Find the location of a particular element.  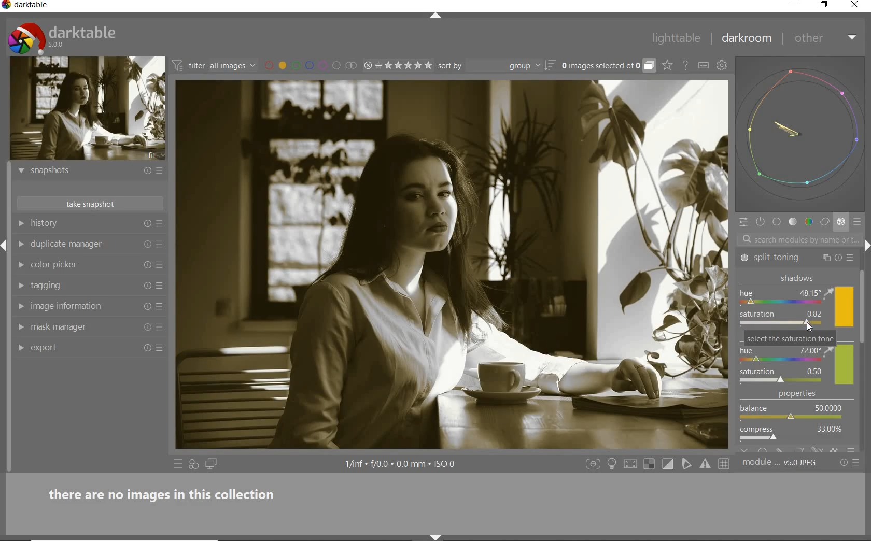

shift+o is located at coordinates (649, 465).